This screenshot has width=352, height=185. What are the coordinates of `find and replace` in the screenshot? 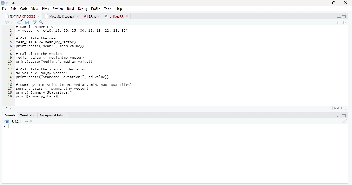 It's located at (41, 22).